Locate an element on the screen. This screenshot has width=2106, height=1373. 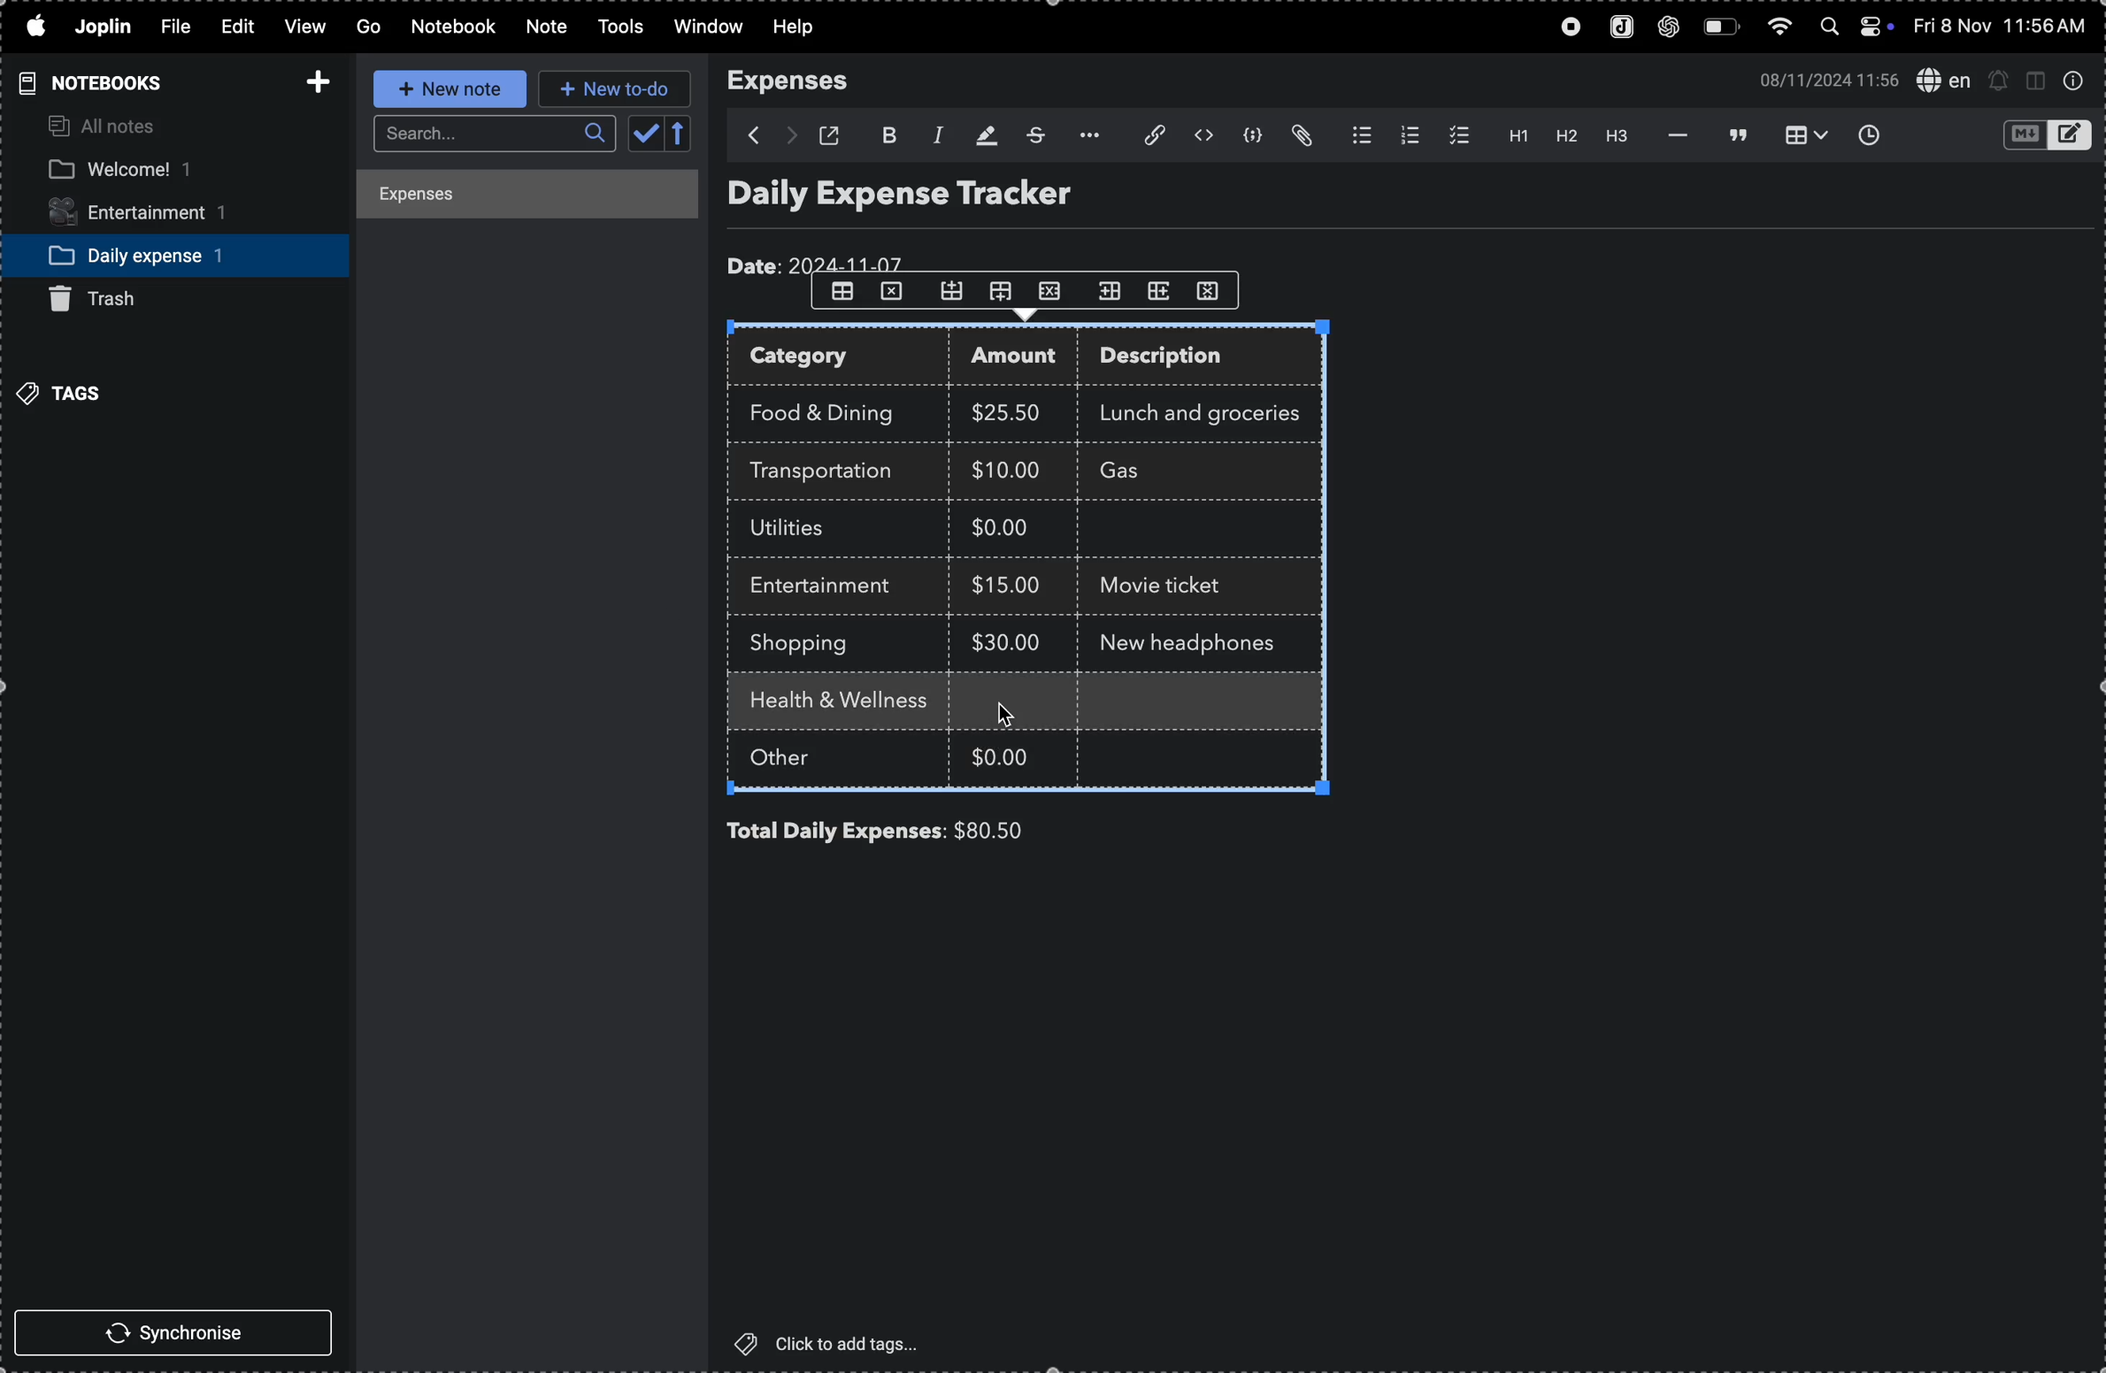
record is located at coordinates (1564, 28).